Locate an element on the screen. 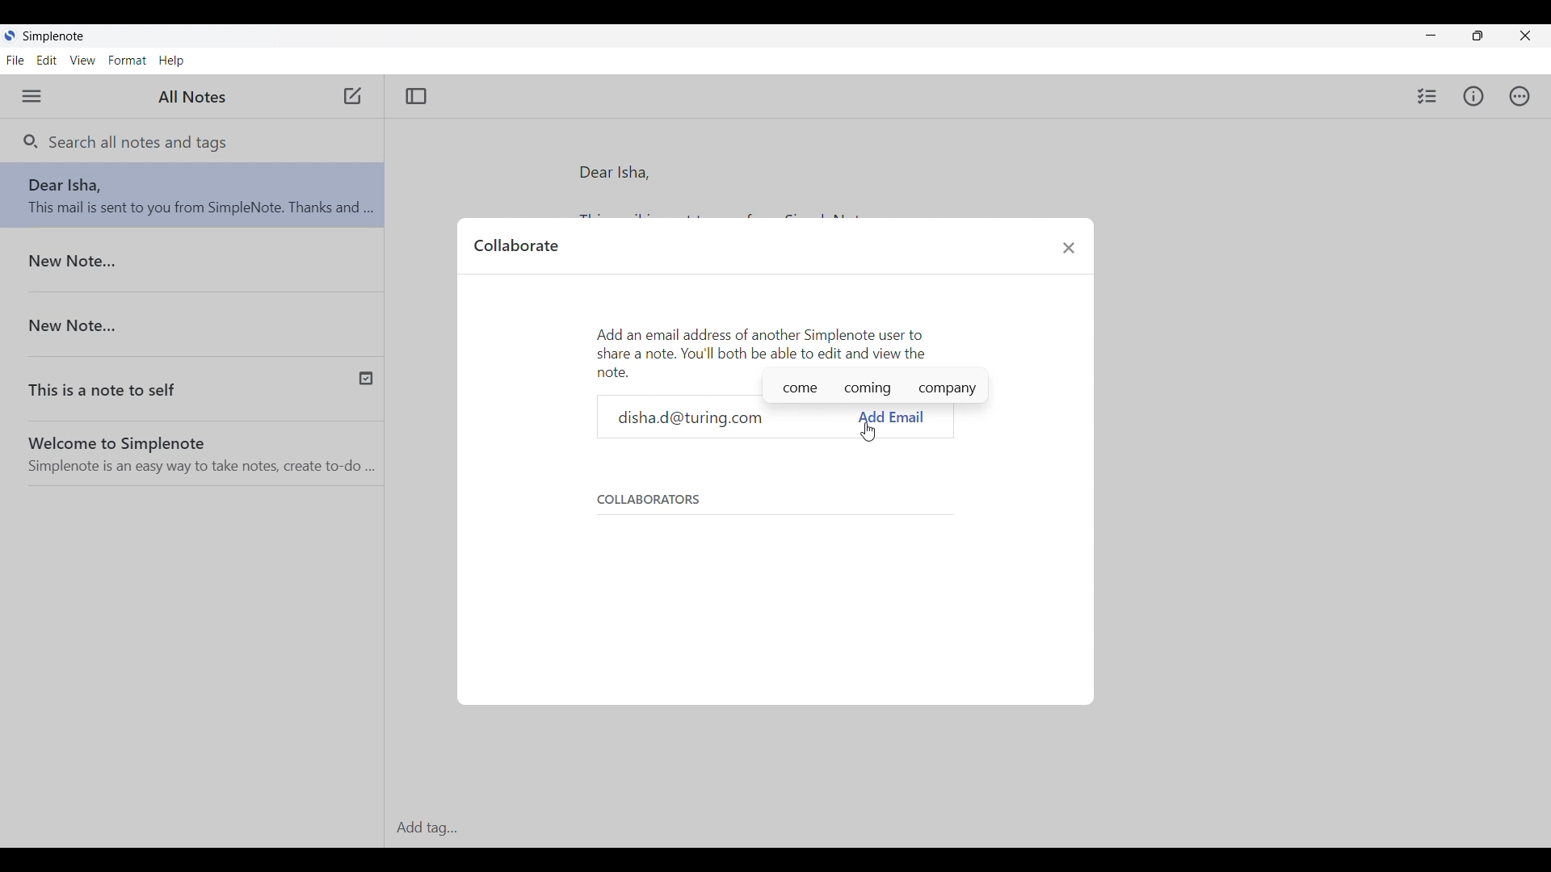  Search all notes and tags is located at coordinates (137, 142).